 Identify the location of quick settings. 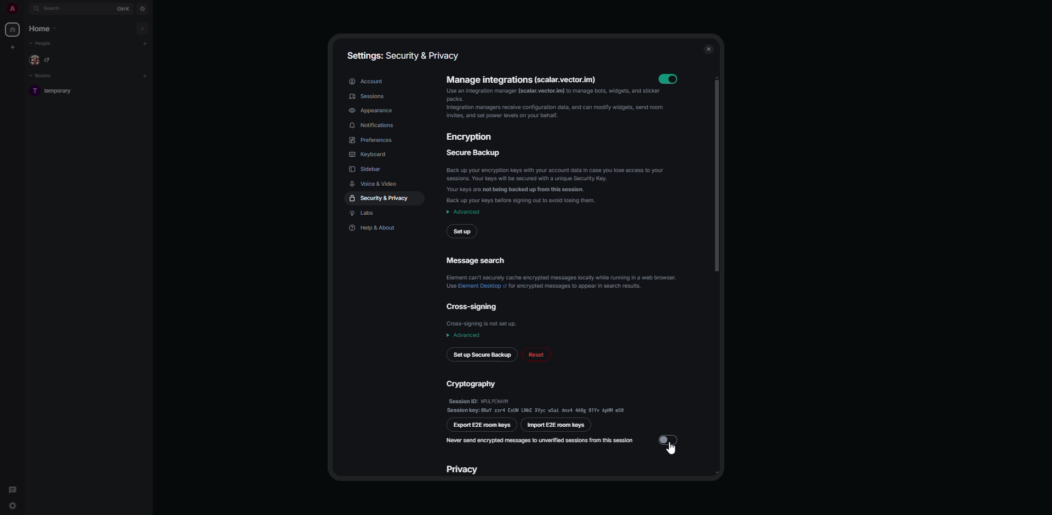
(13, 507).